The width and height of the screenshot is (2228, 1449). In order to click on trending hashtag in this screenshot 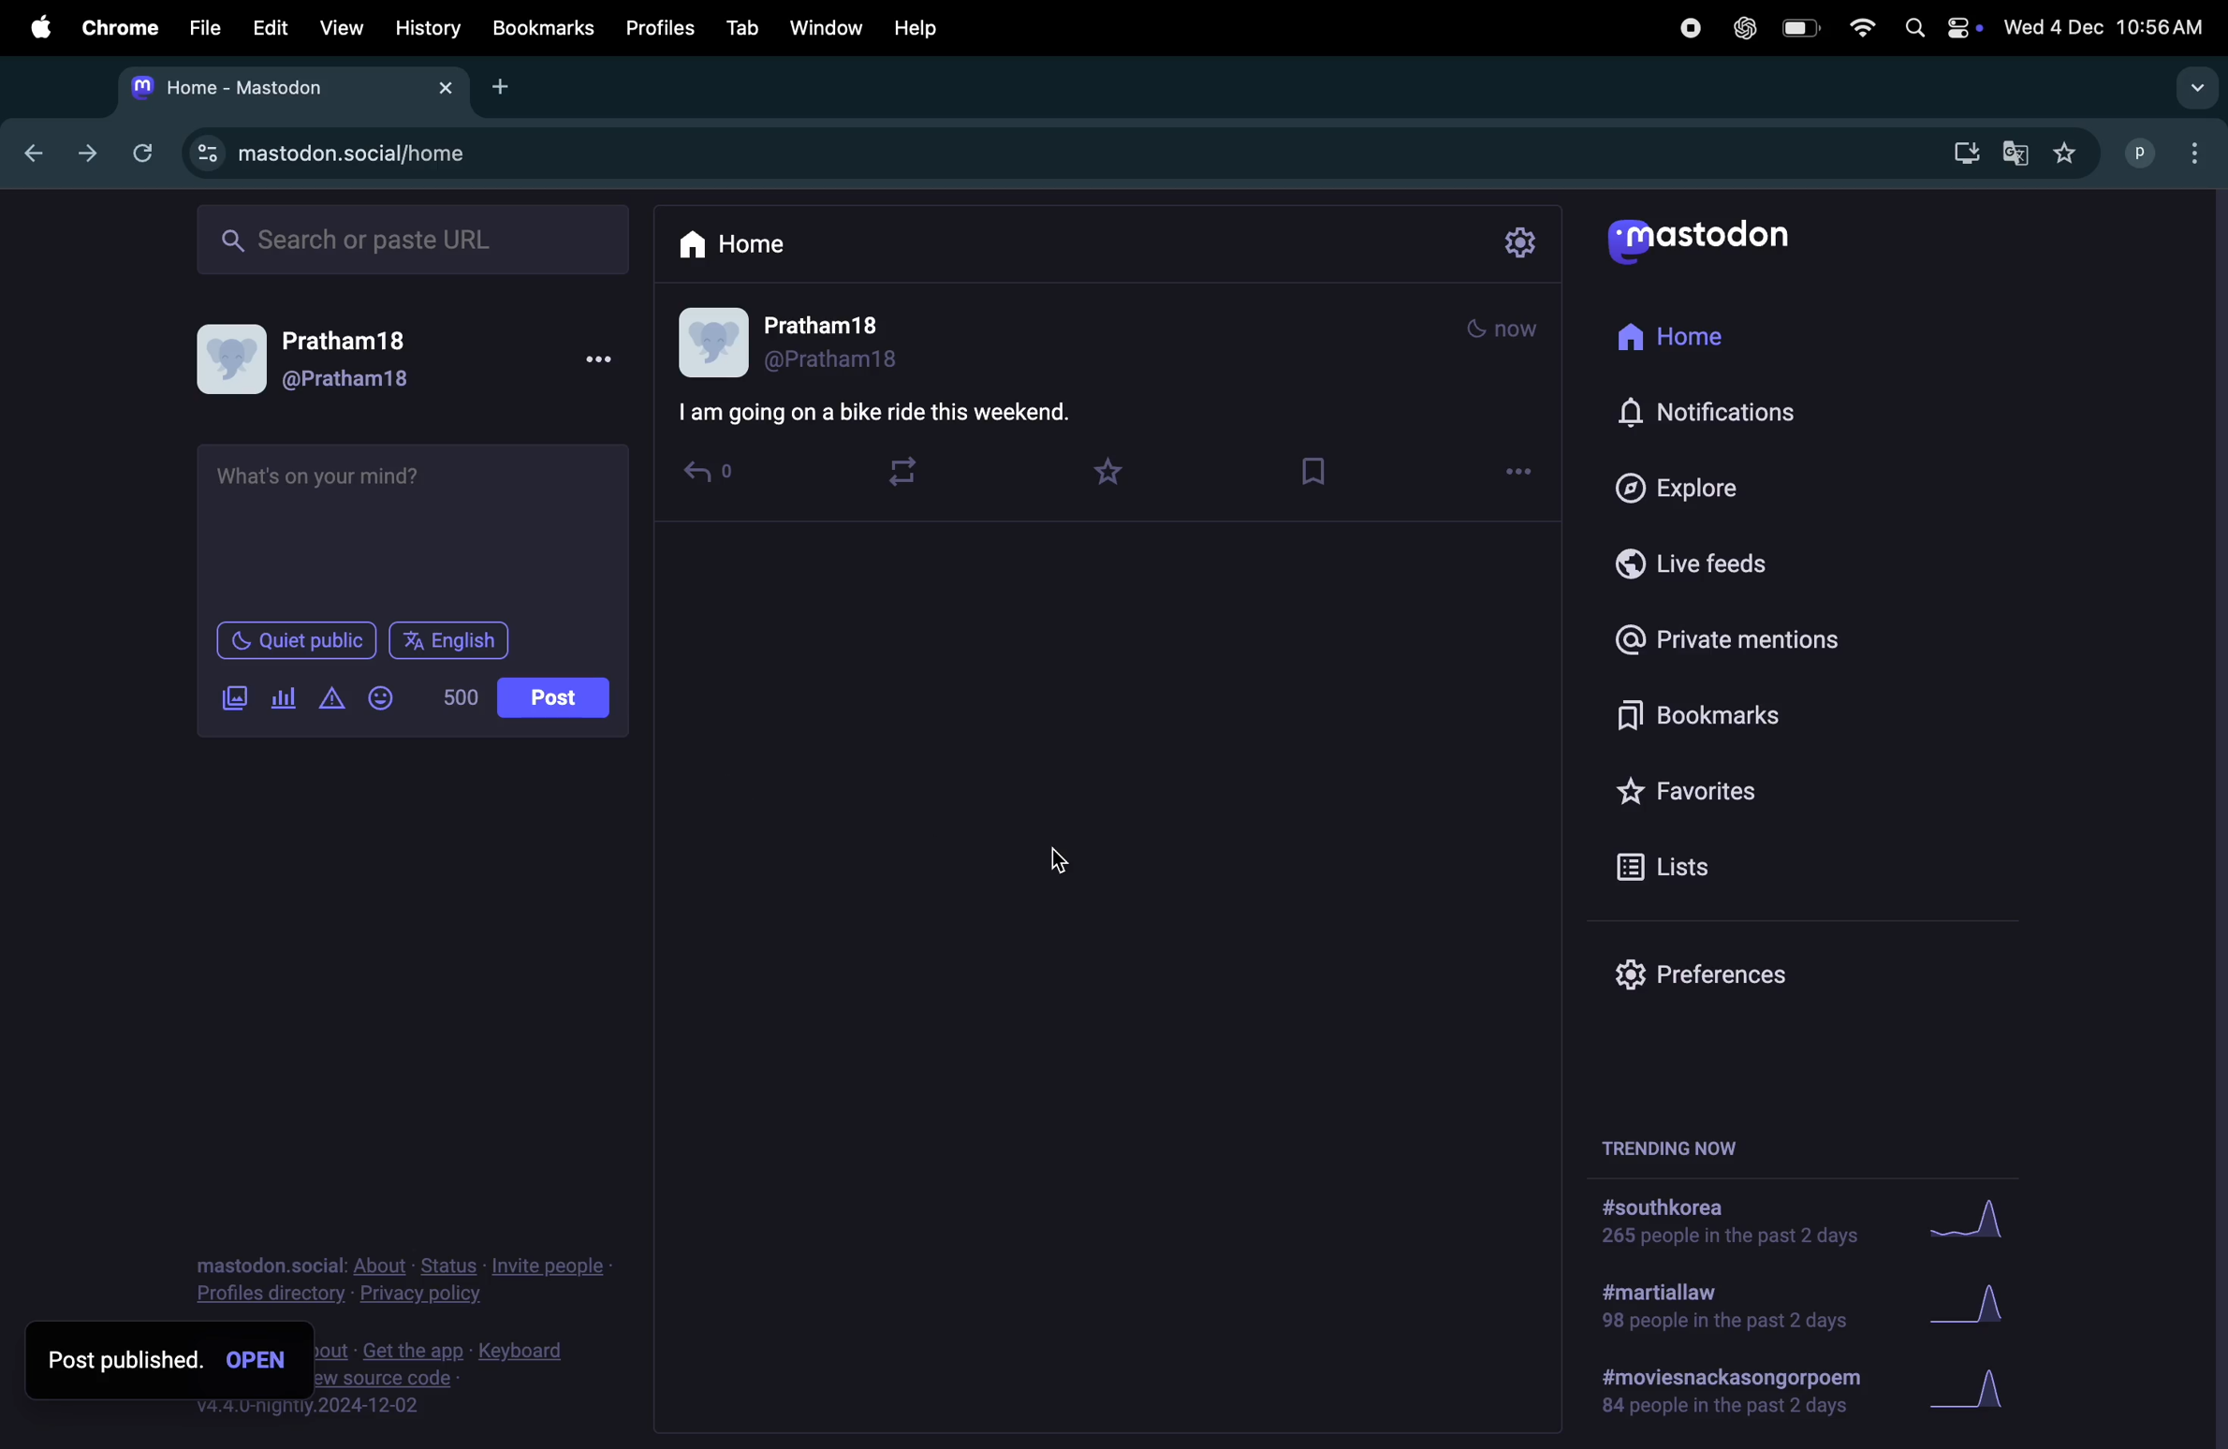, I will do `click(1726, 1398)`.